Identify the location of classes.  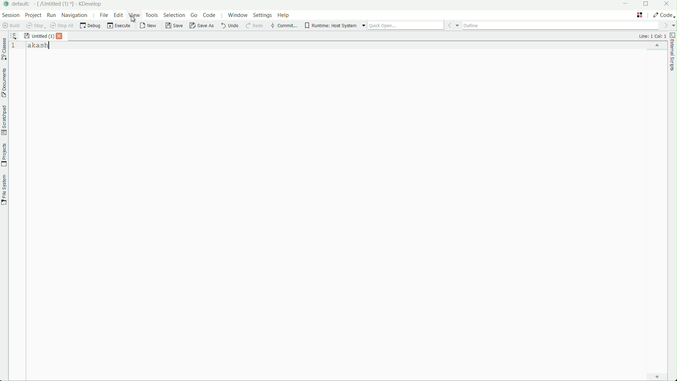
(4, 49).